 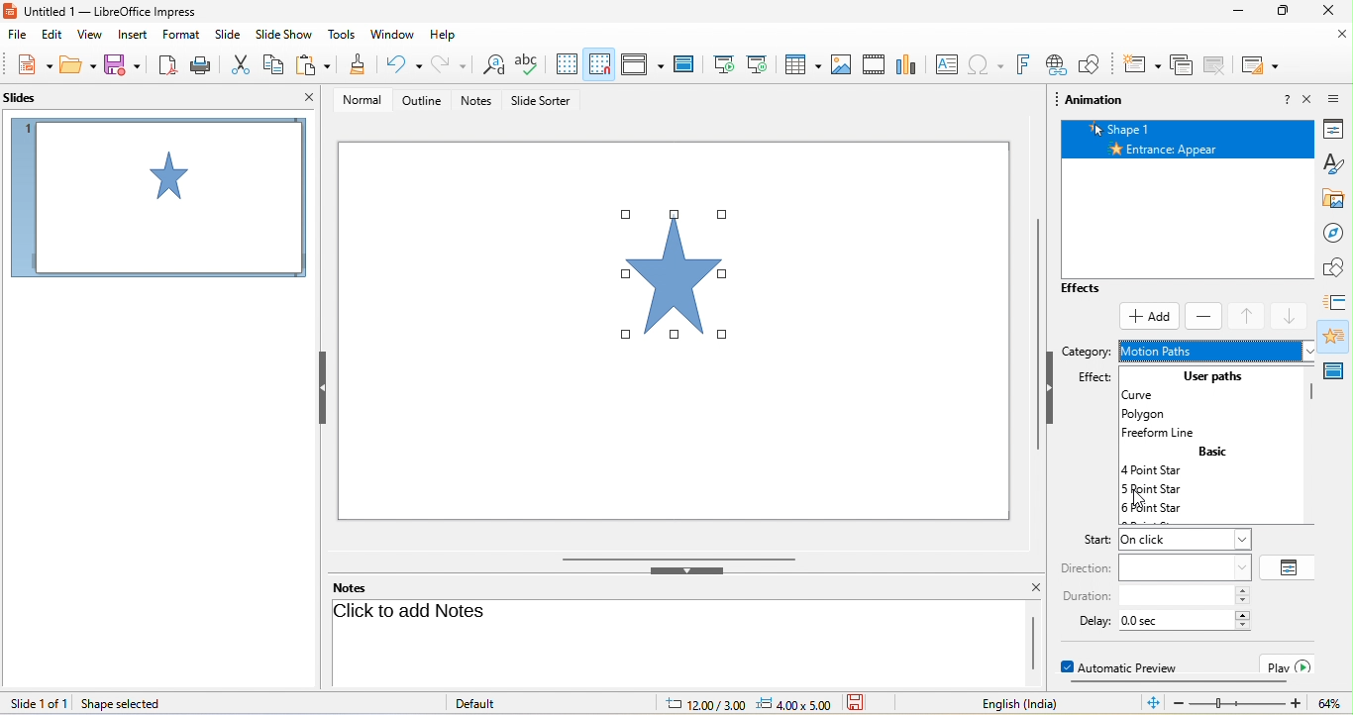 I want to click on image, so click(x=839, y=64).